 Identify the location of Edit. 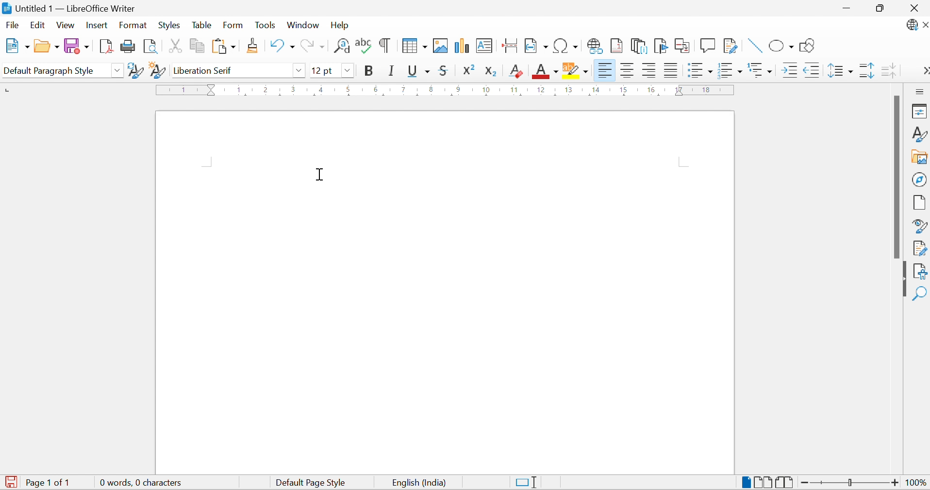
(38, 25).